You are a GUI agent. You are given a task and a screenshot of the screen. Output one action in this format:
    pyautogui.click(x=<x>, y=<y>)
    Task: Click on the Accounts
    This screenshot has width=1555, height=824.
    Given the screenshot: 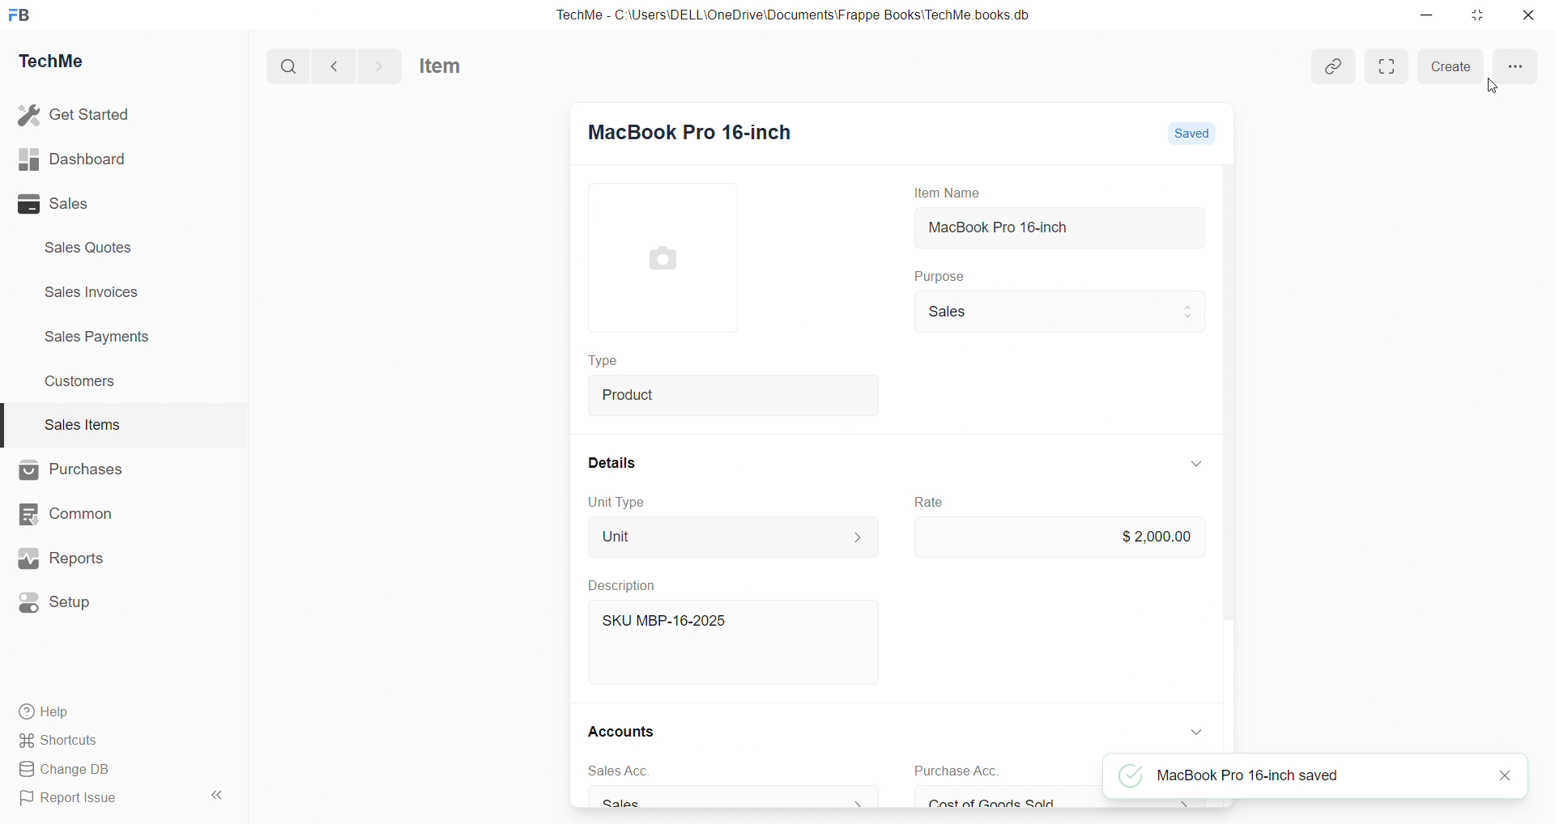 What is the action you would take?
    pyautogui.click(x=620, y=731)
    